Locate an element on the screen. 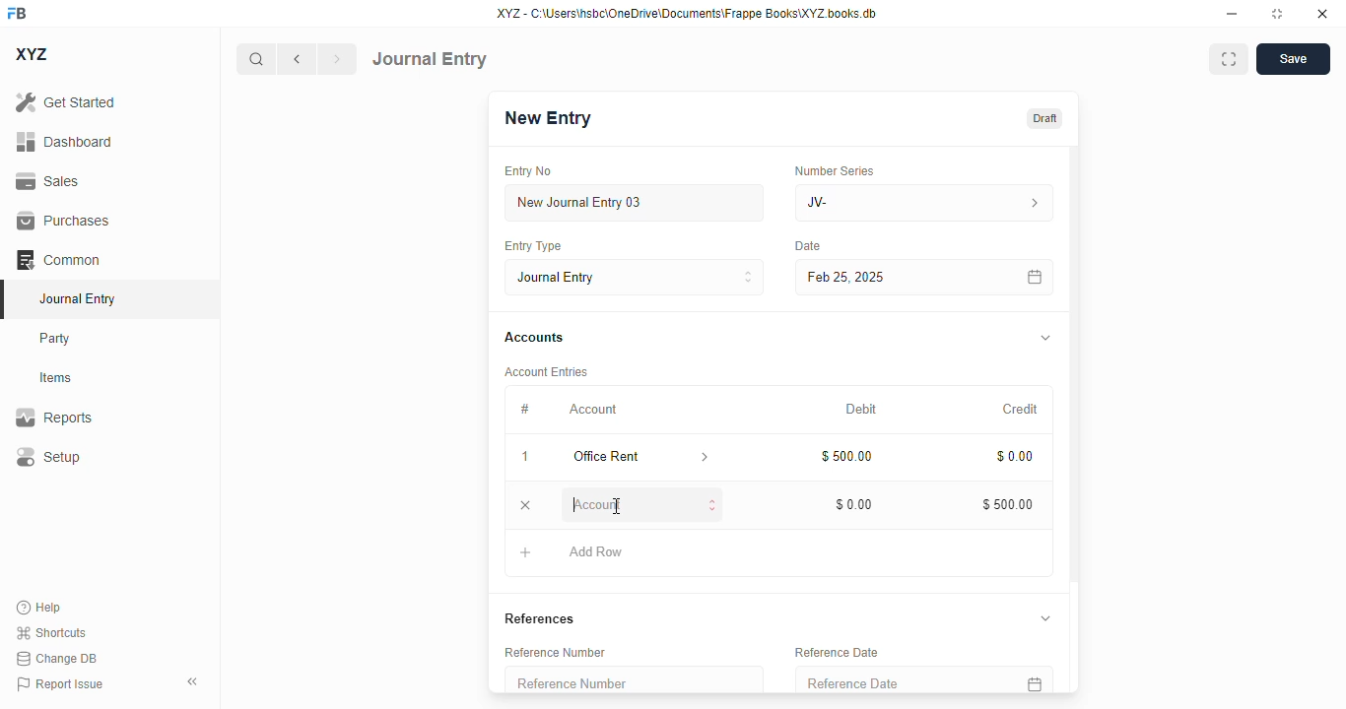 This screenshot has width=1346, height=709. sales is located at coordinates (50, 182).